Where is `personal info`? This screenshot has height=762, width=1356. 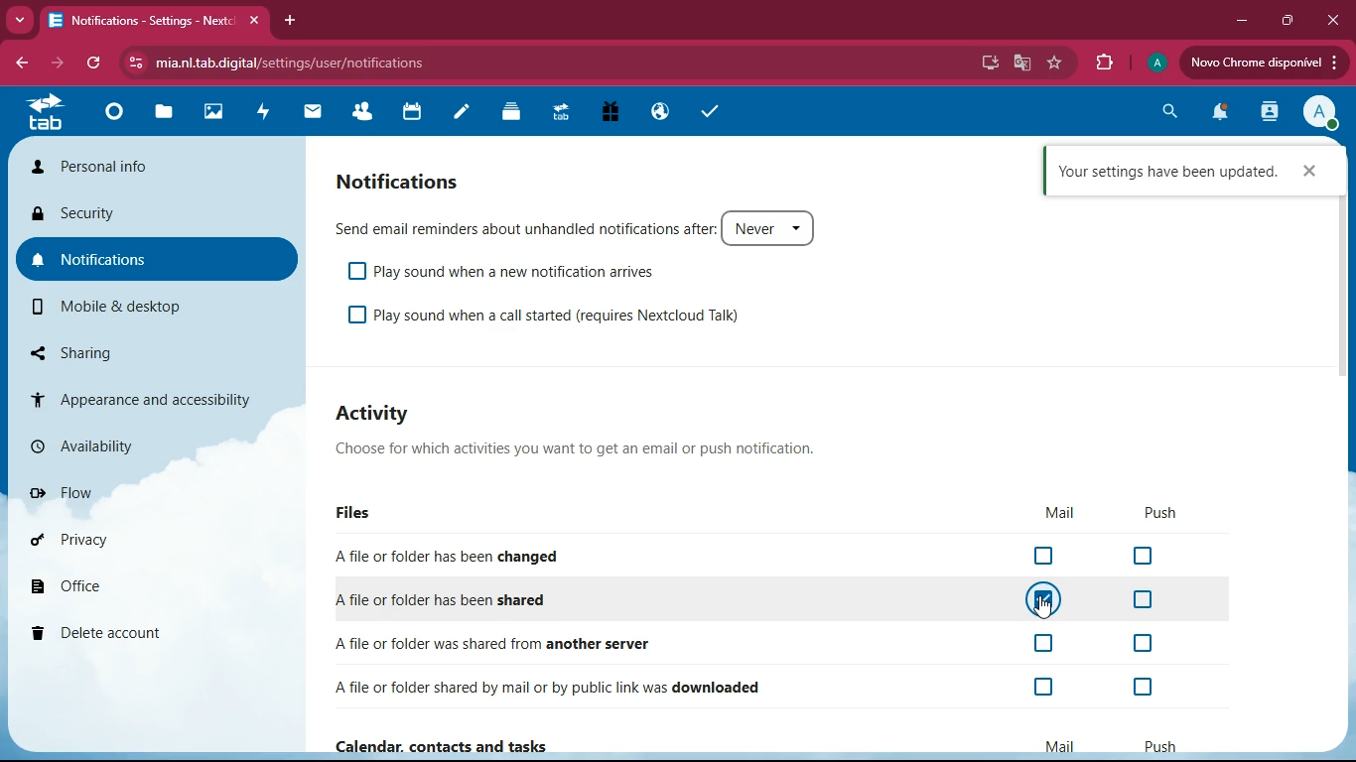
personal info is located at coordinates (151, 165).